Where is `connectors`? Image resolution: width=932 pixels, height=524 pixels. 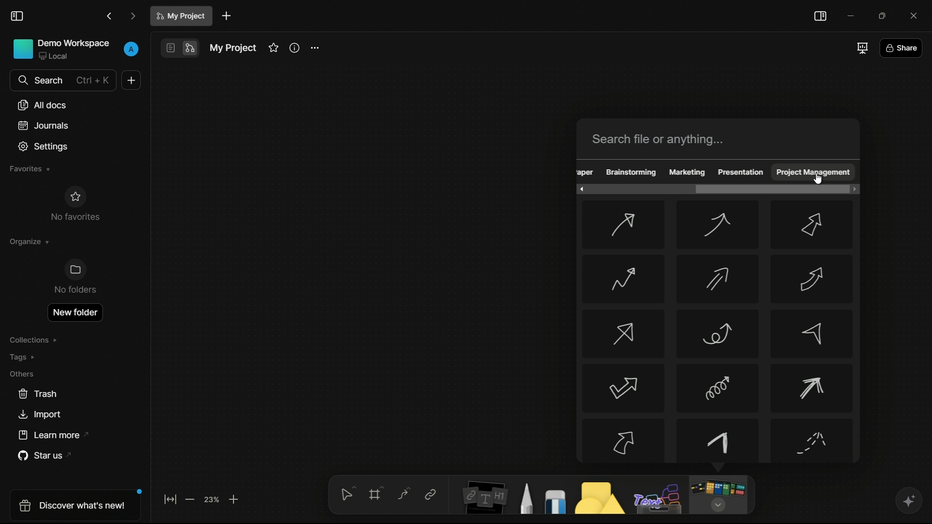 connectors is located at coordinates (403, 494).